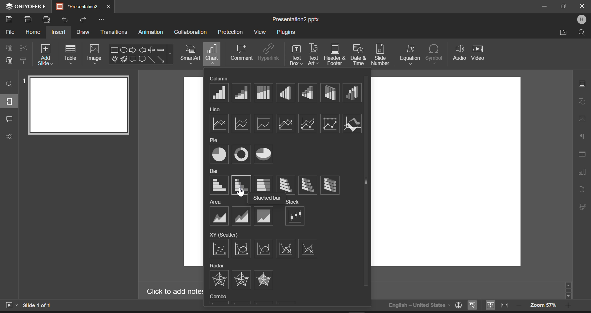 This screenshot has width=591, height=313. I want to click on Cursor Position, so click(241, 193).